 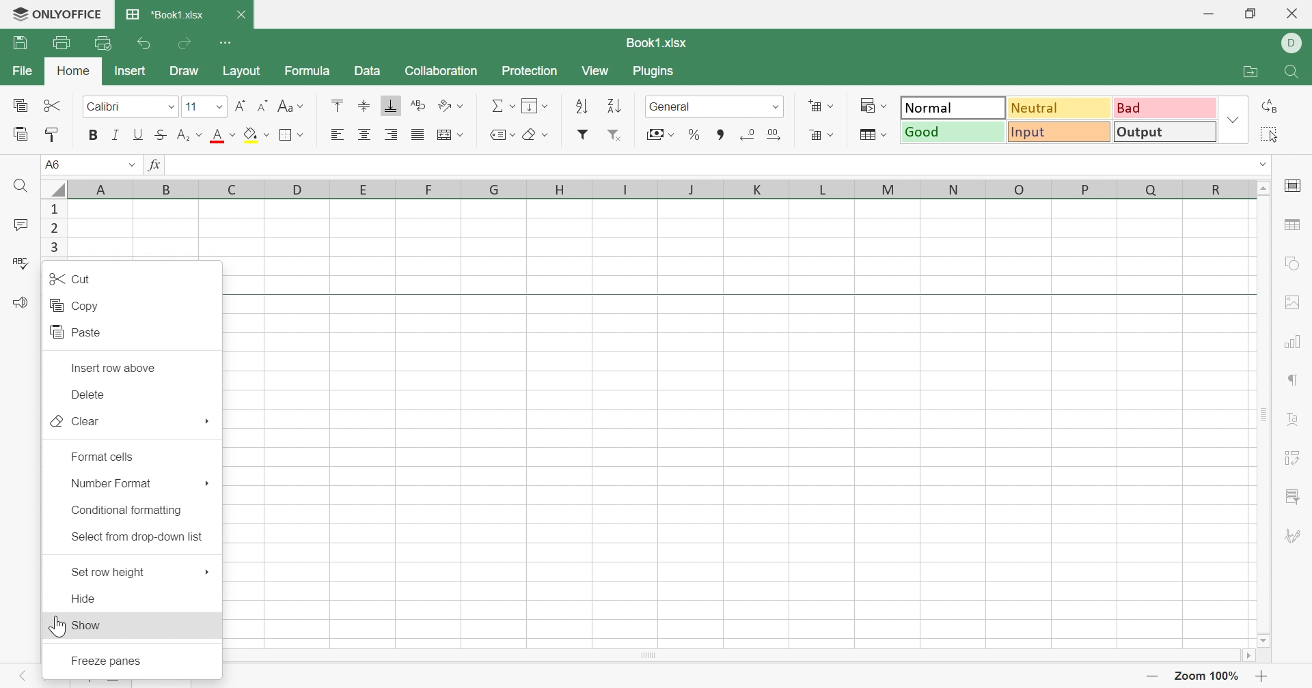 I want to click on Increment font size, so click(x=238, y=106).